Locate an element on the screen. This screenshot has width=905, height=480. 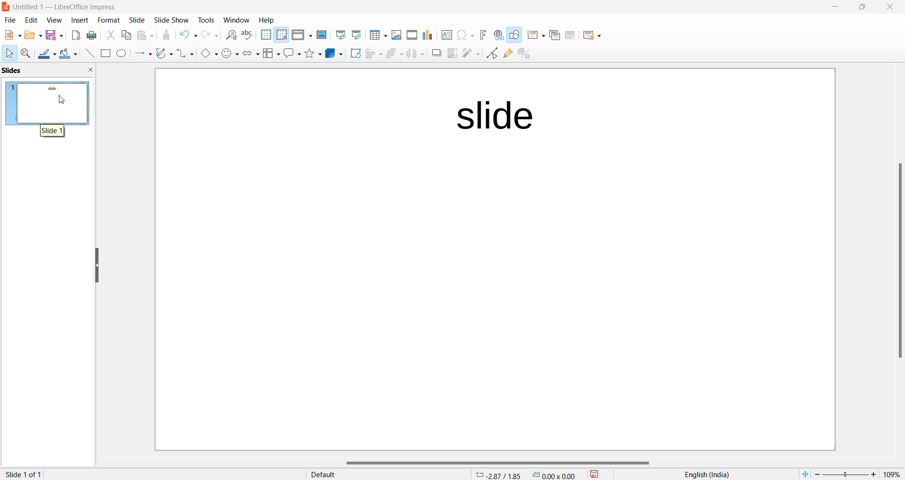
connectors is located at coordinates (183, 54).